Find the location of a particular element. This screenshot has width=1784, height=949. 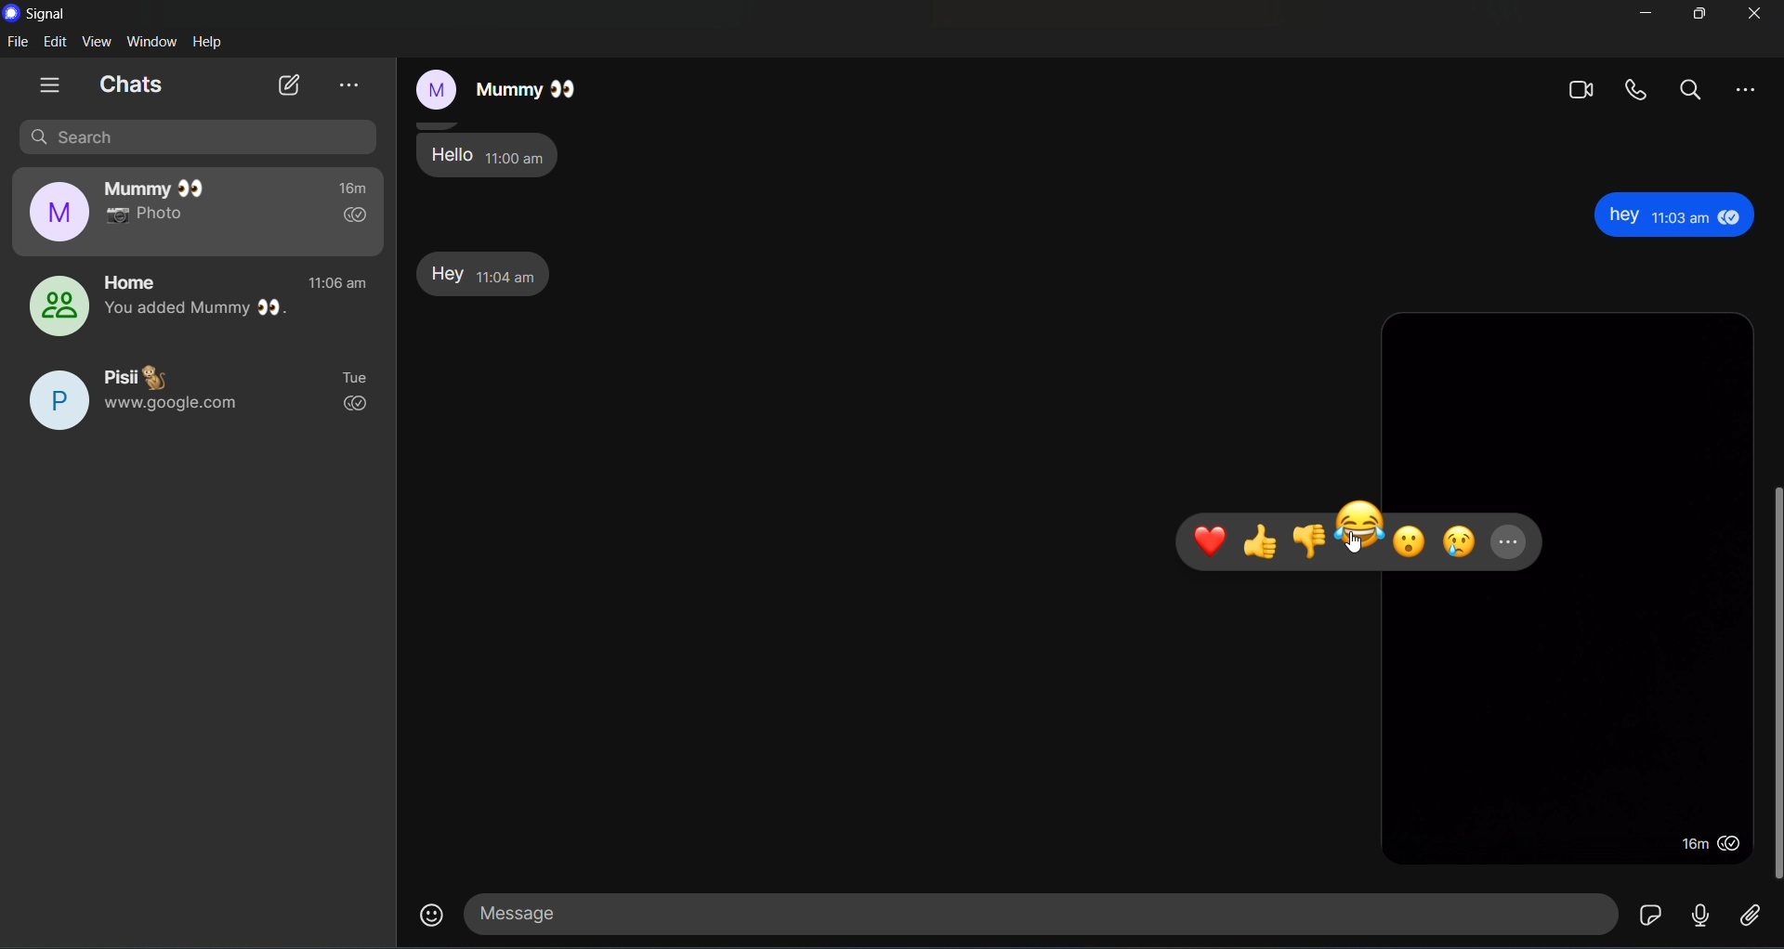

help is located at coordinates (210, 43).